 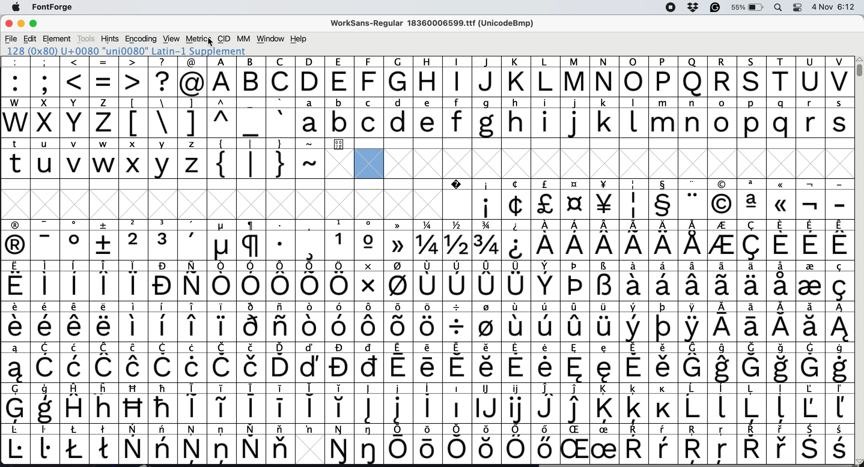 I want to click on special characters, so click(x=427, y=224).